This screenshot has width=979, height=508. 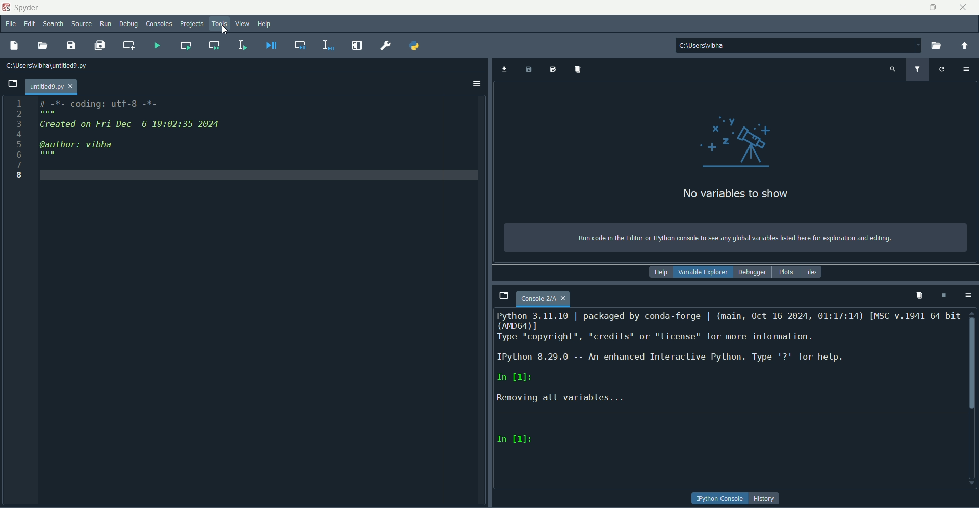 I want to click on , so click(x=192, y=25).